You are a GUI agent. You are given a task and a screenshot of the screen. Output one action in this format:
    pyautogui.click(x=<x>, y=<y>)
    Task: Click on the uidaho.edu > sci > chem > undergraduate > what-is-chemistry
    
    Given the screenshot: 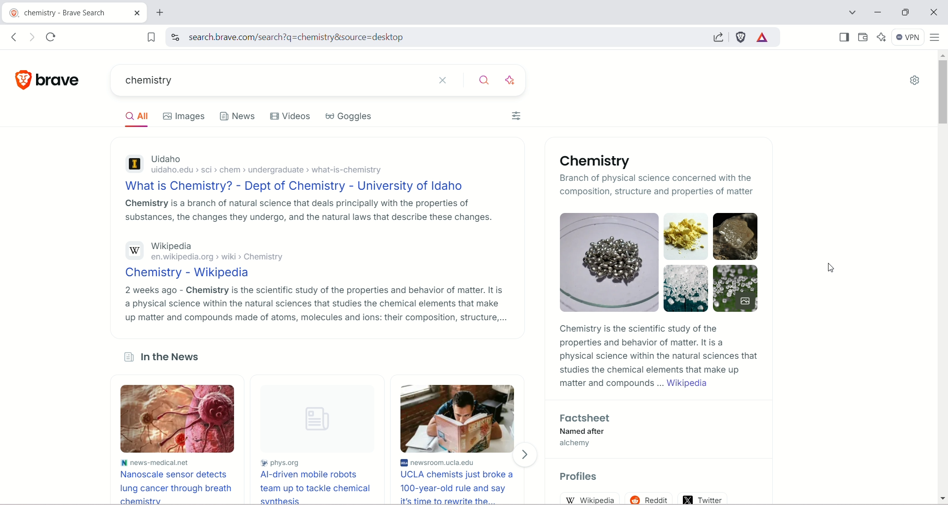 What is the action you would take?
    pyautogui.click(x=267, y=170)
    